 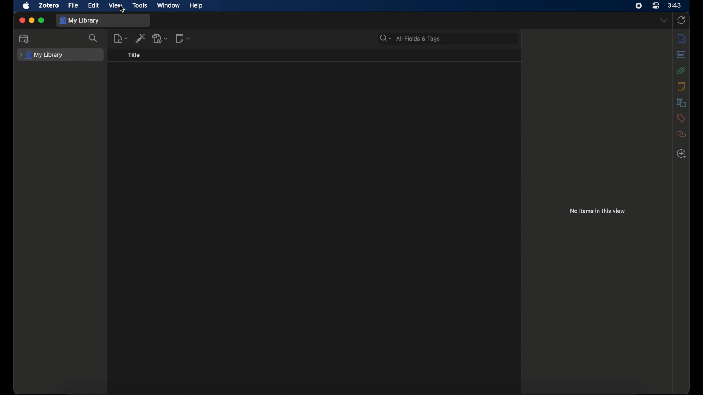 I want to click on add attachment, so click(x=161, y=38).